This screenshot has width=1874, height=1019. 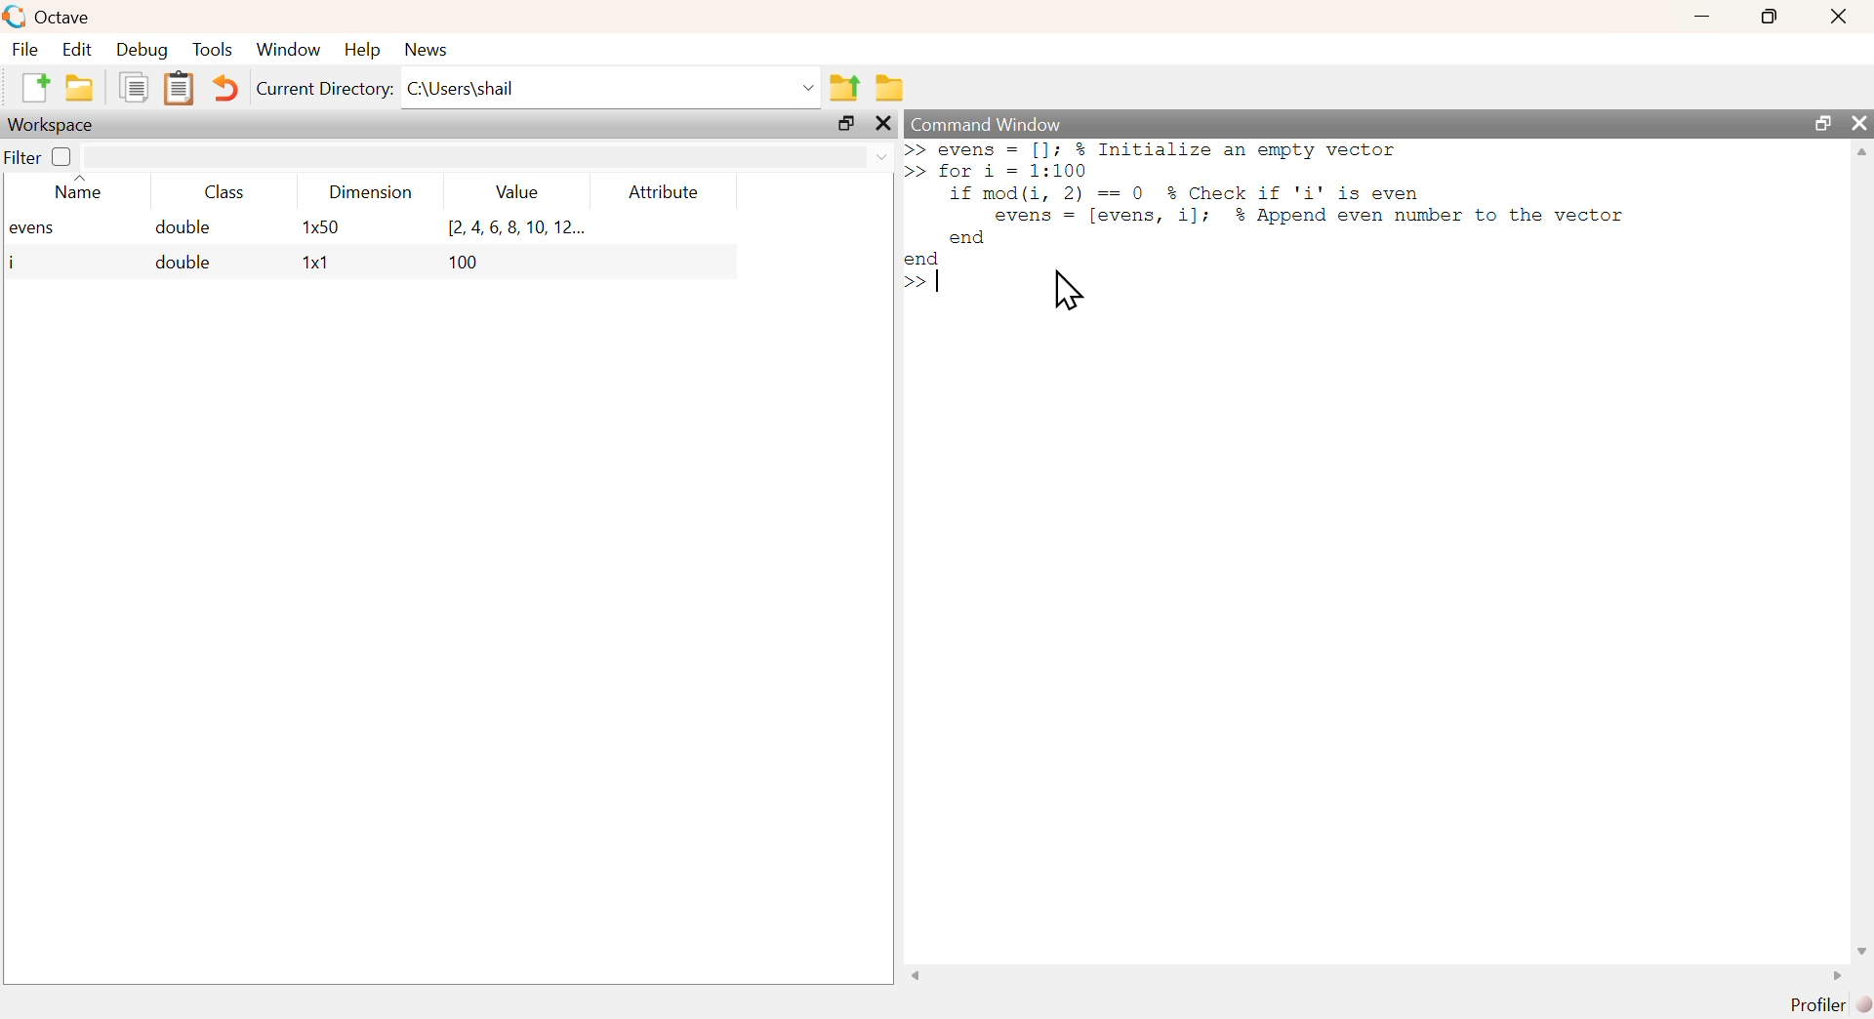 What do you see at coordinates (1822, 125) in the screenshot?
I see `maximize` at bounding box center [1822, 125].